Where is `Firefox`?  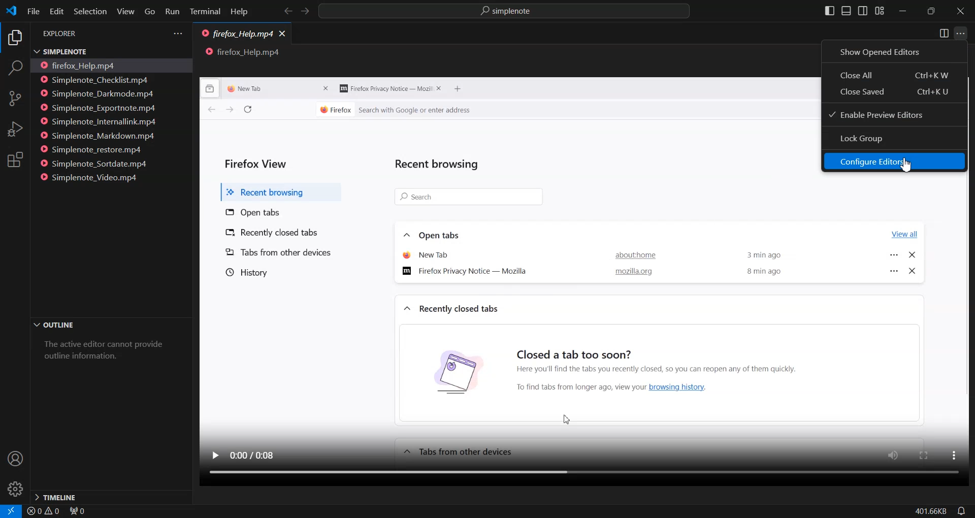 Firefox is located at coordinates (334, 109).